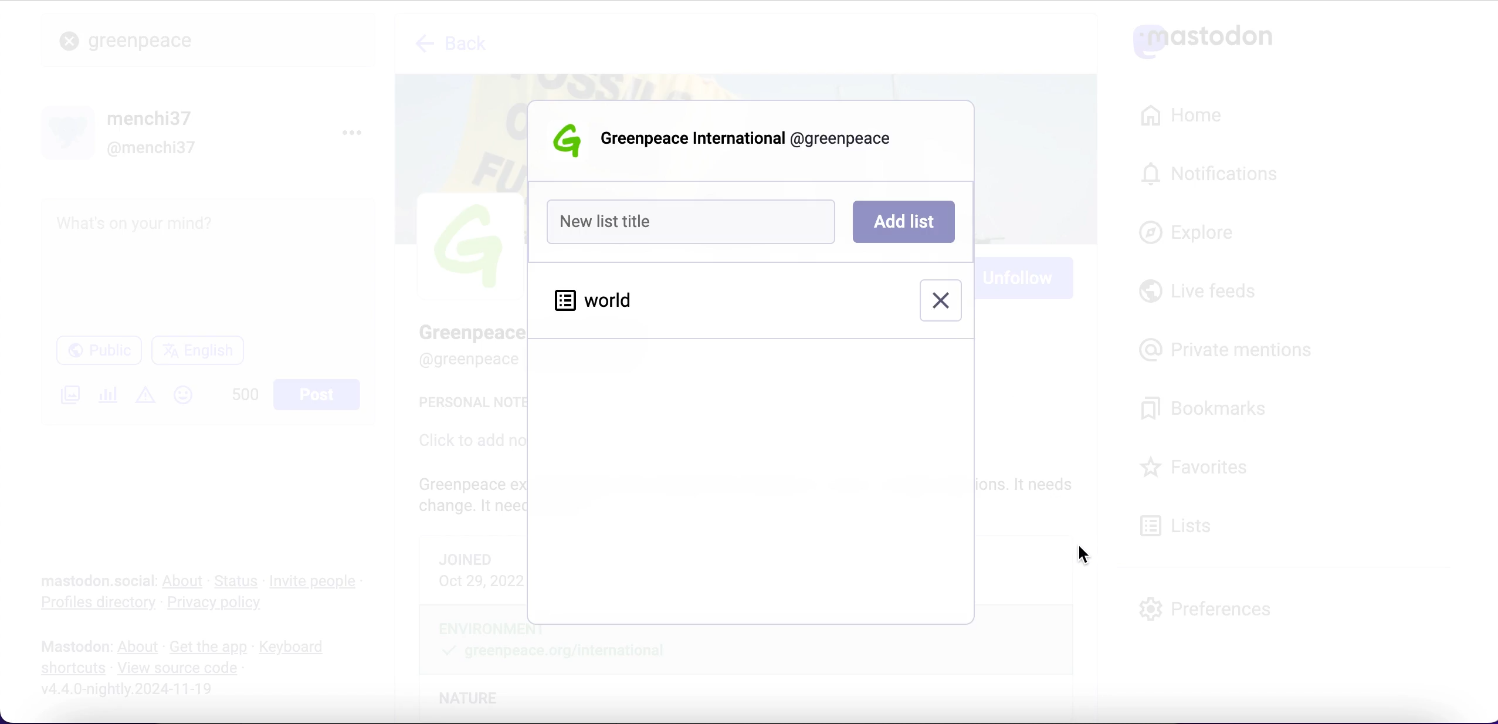 This screenshot has width=1498, height=724. I want to click on bookmarks, so click(1207, 409).